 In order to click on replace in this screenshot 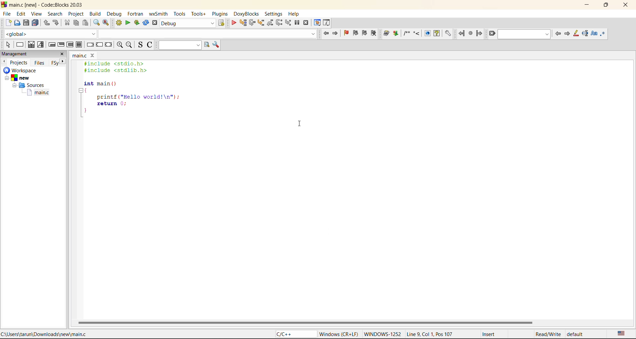, I will do `click(106, 22)`.